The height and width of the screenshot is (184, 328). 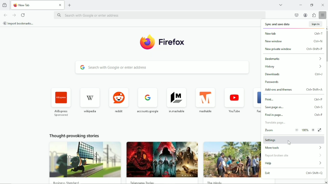 What do you see at coordinates (294, 74) in the screenshot?
I see `downloads` at bounding box center [294, 74].